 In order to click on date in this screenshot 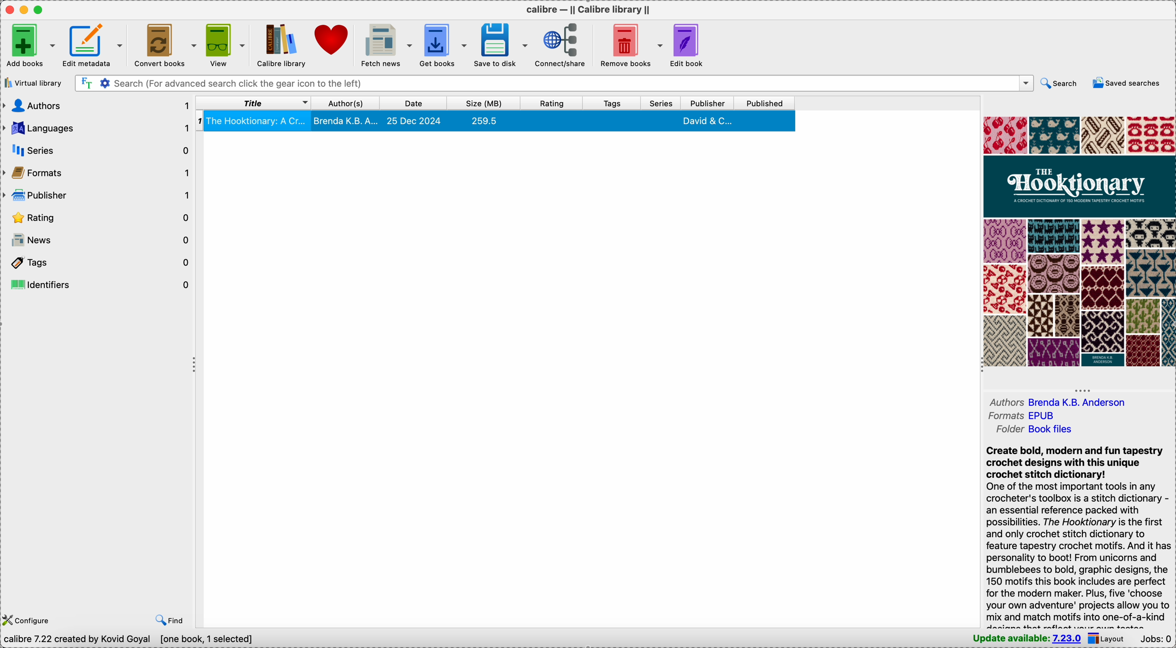, I will do `click(413, 103)`.